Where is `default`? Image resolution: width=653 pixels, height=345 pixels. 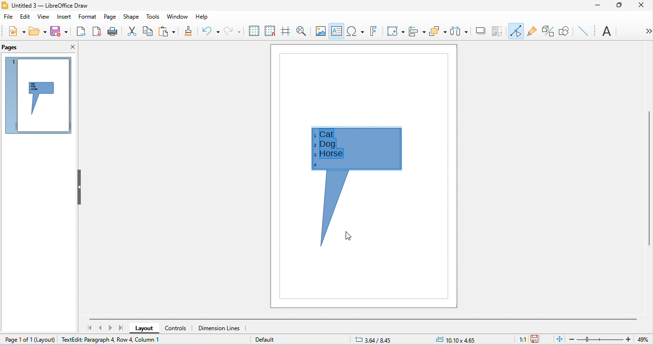 default is located at coordinates (269, 341).